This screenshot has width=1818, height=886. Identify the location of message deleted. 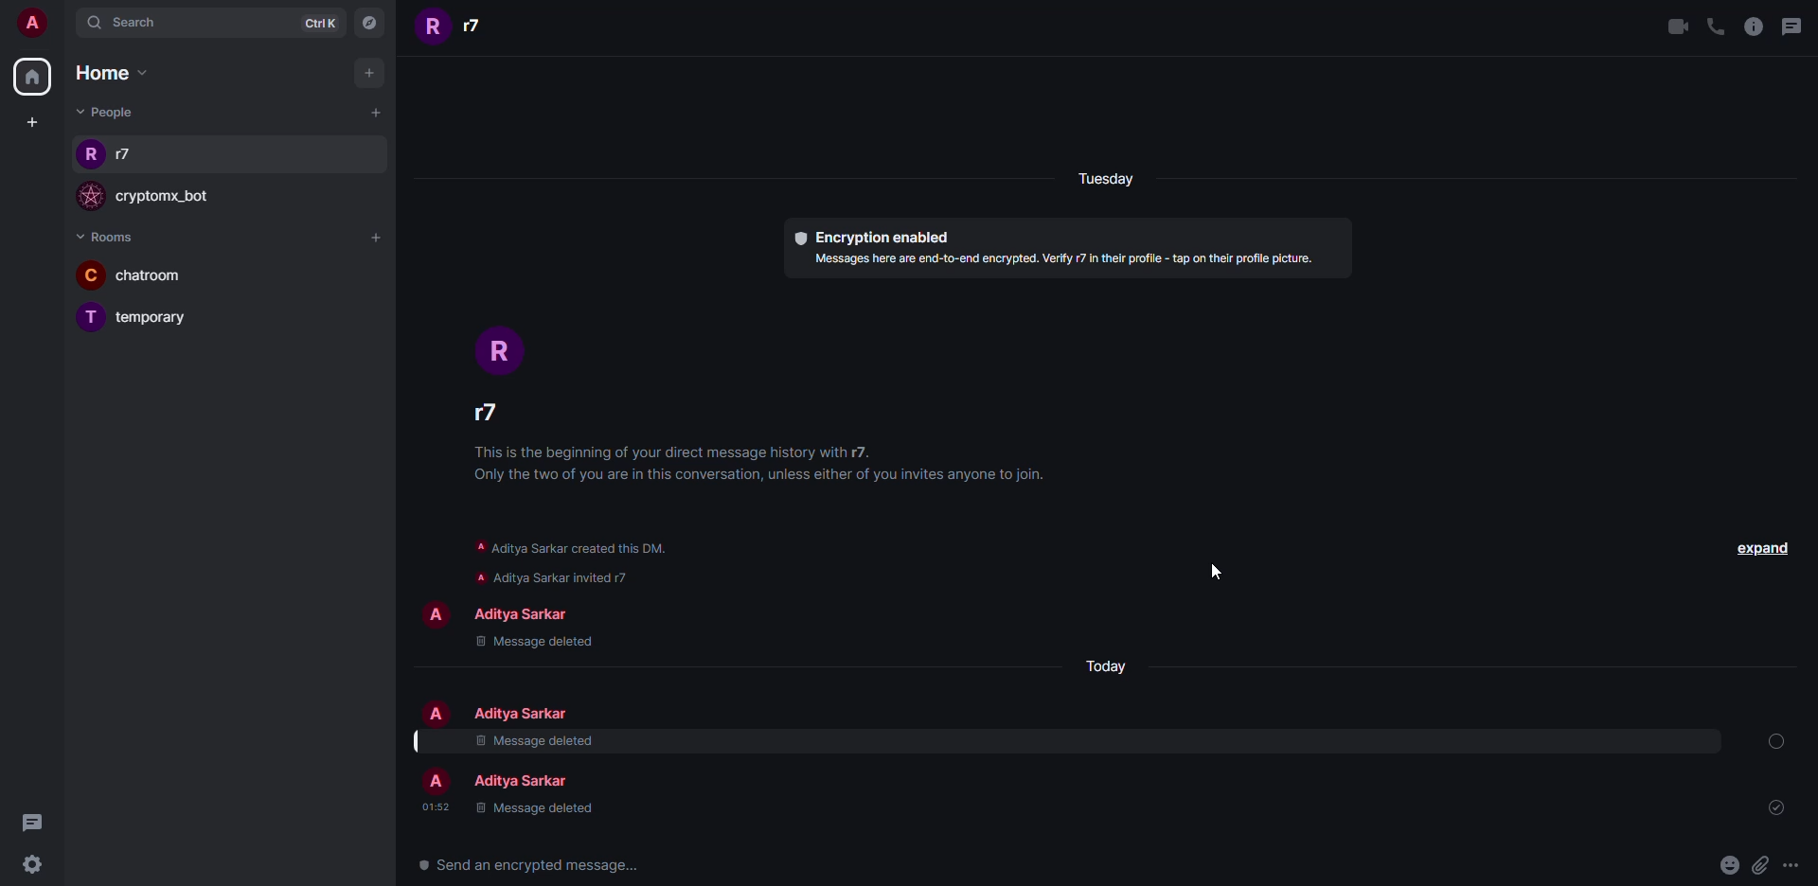
(538, 641).